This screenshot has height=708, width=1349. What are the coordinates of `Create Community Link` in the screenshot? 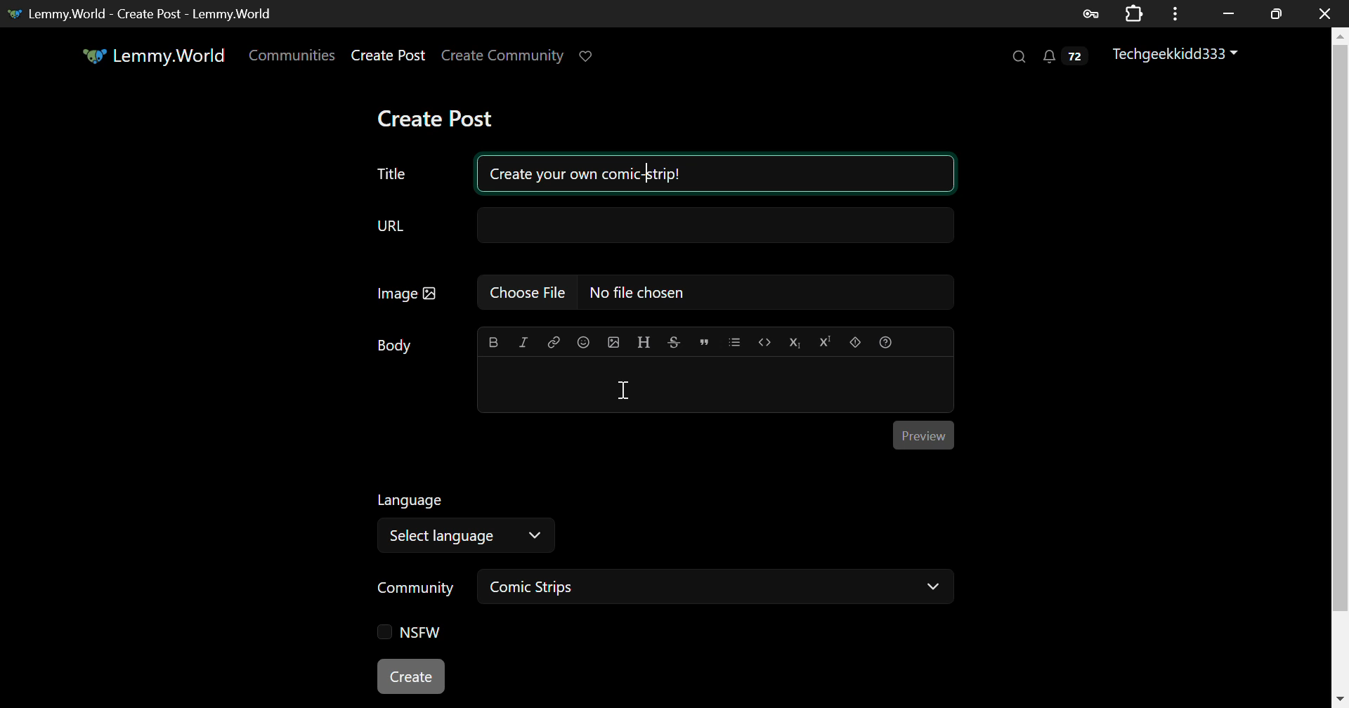 It's located at (505, 58).